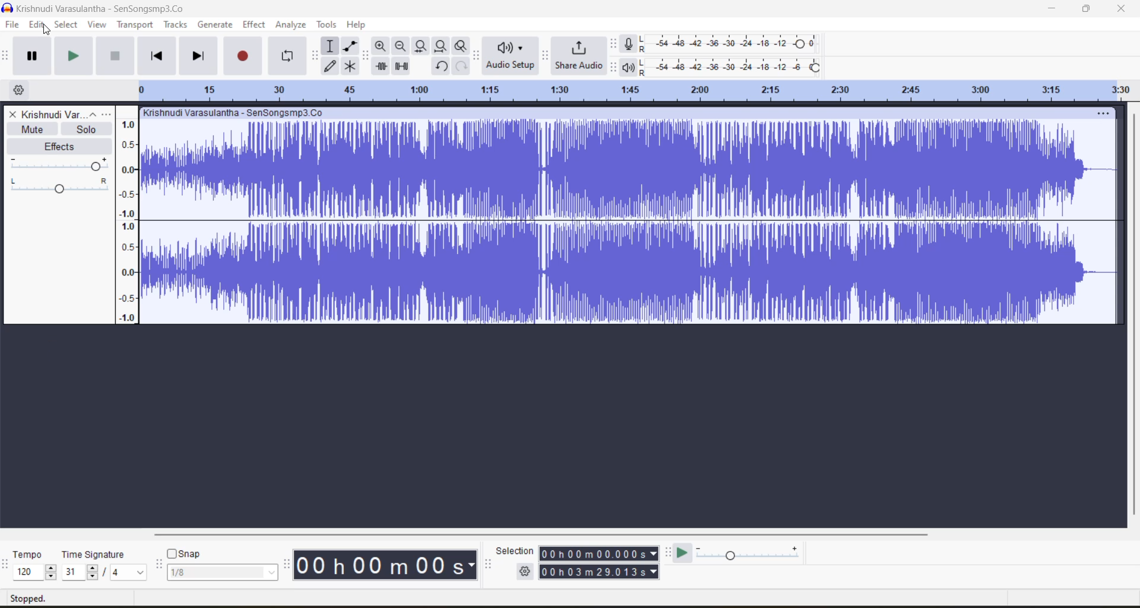 The height and width of the screenshot is (608, 1140). Describe the element at coordinates (66, 27) in the screenshot. I see `select` at that location.